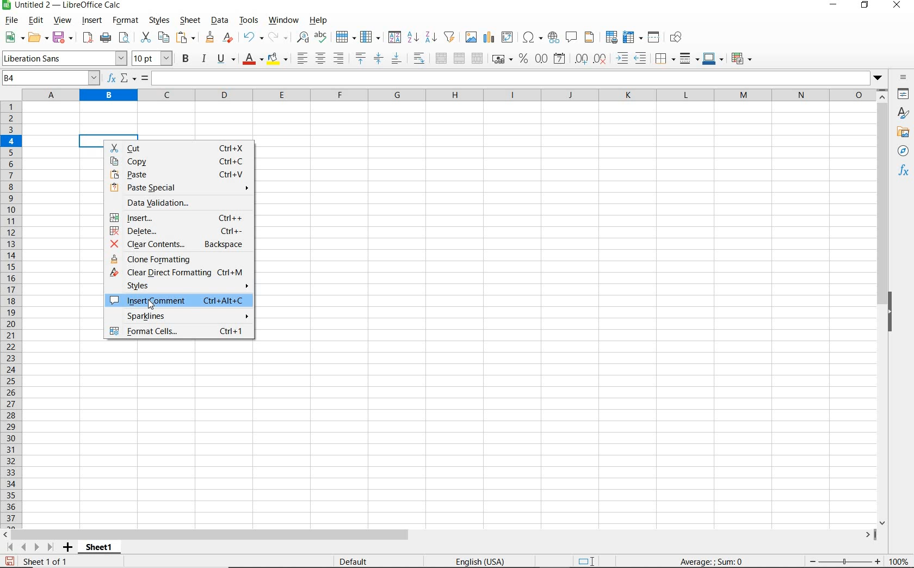 This screenshot has width=914, height=568. I want to click on italic, so click(204, 59).